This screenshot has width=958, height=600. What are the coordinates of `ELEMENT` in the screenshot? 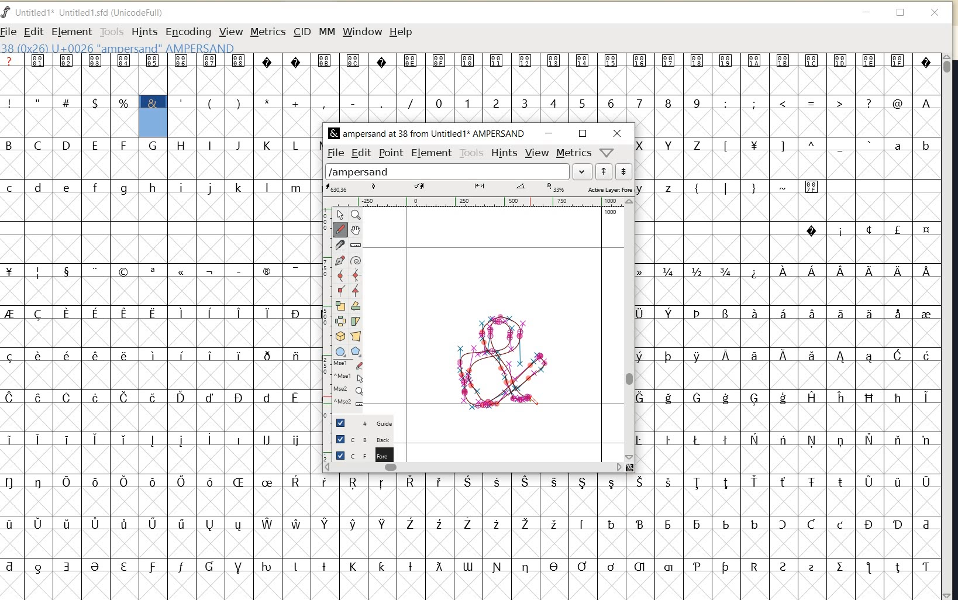 It's located at (431, 154).